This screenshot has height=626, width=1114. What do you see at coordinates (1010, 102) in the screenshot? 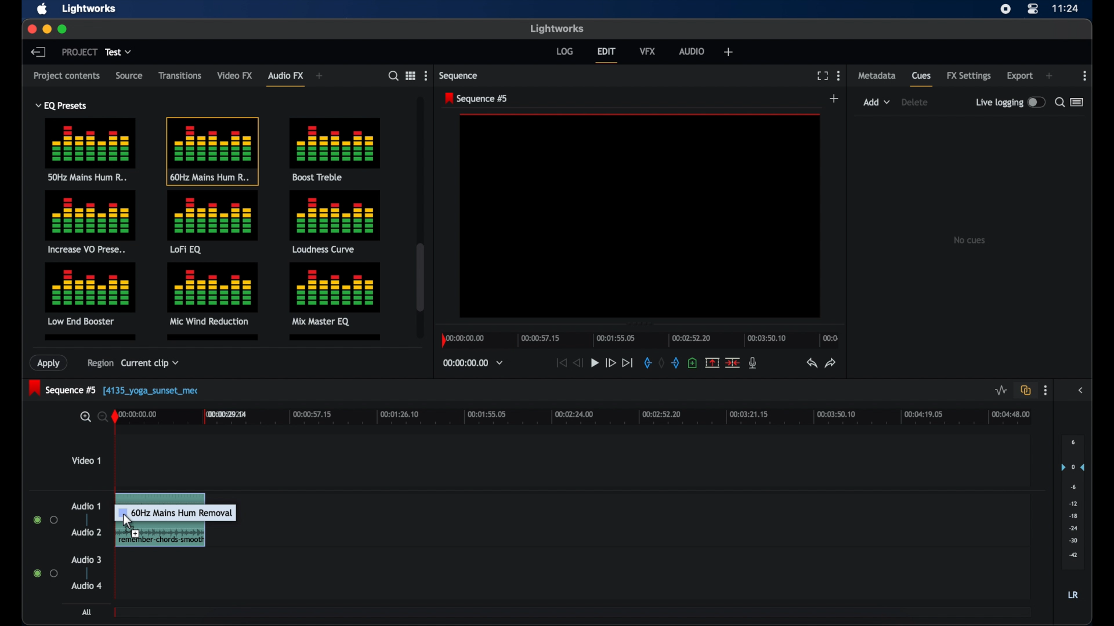
I see `live logging` at bounding box center [1010, 102].